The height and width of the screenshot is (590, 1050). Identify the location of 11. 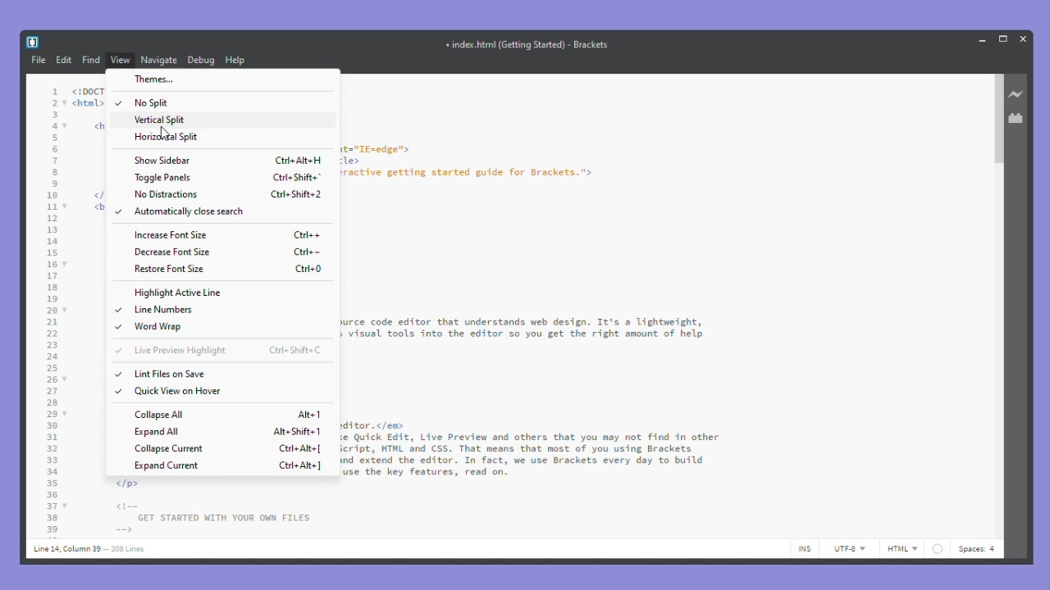
(52, 207).